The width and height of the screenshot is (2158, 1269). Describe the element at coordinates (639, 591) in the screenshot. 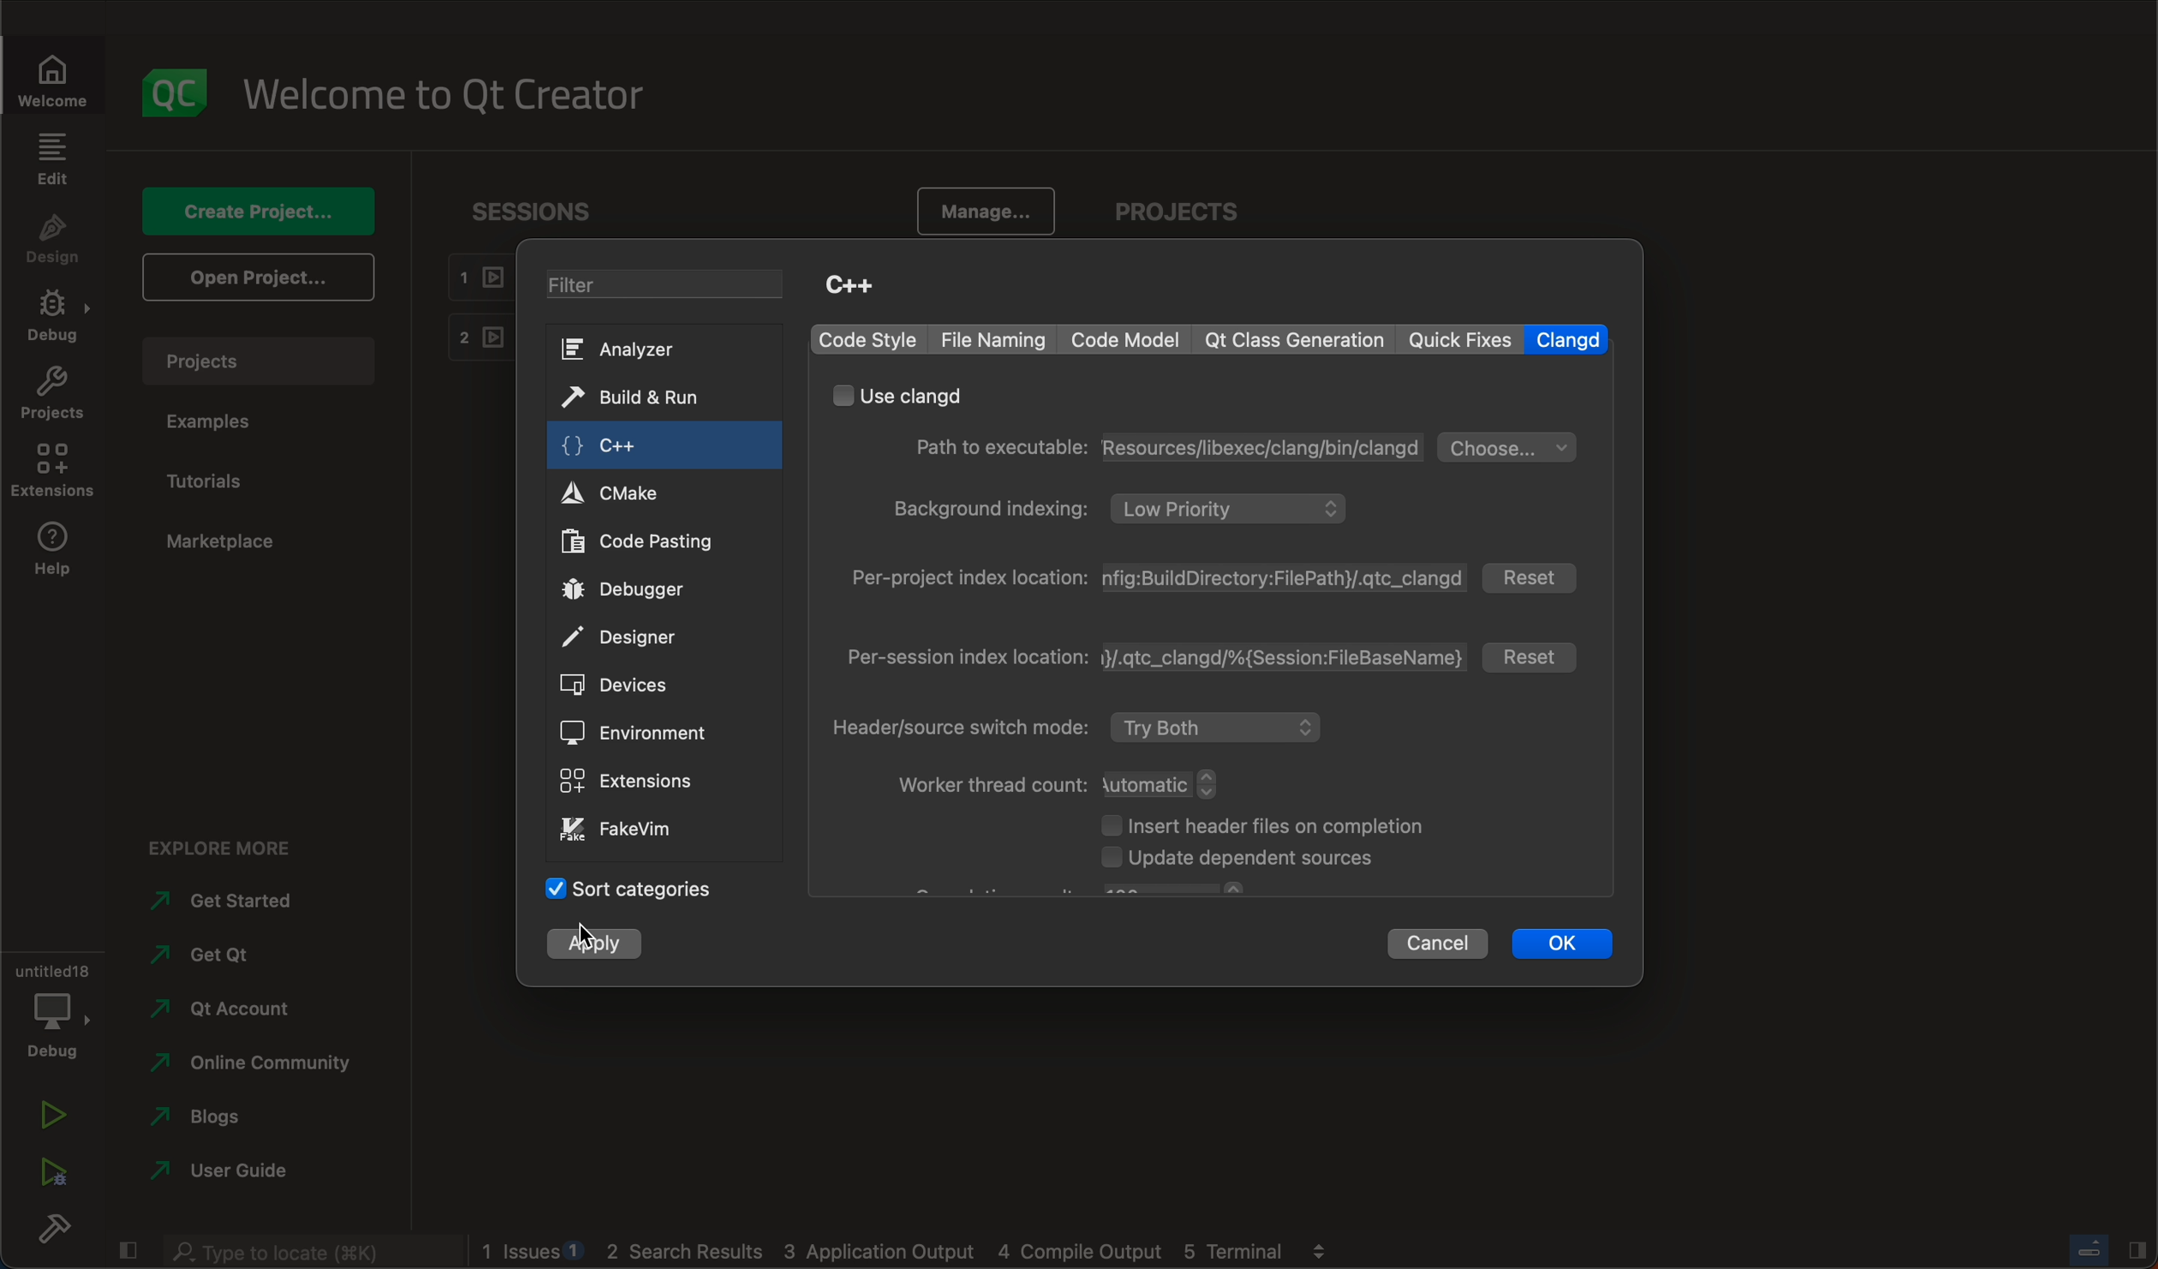

I see `extentions` at that location.